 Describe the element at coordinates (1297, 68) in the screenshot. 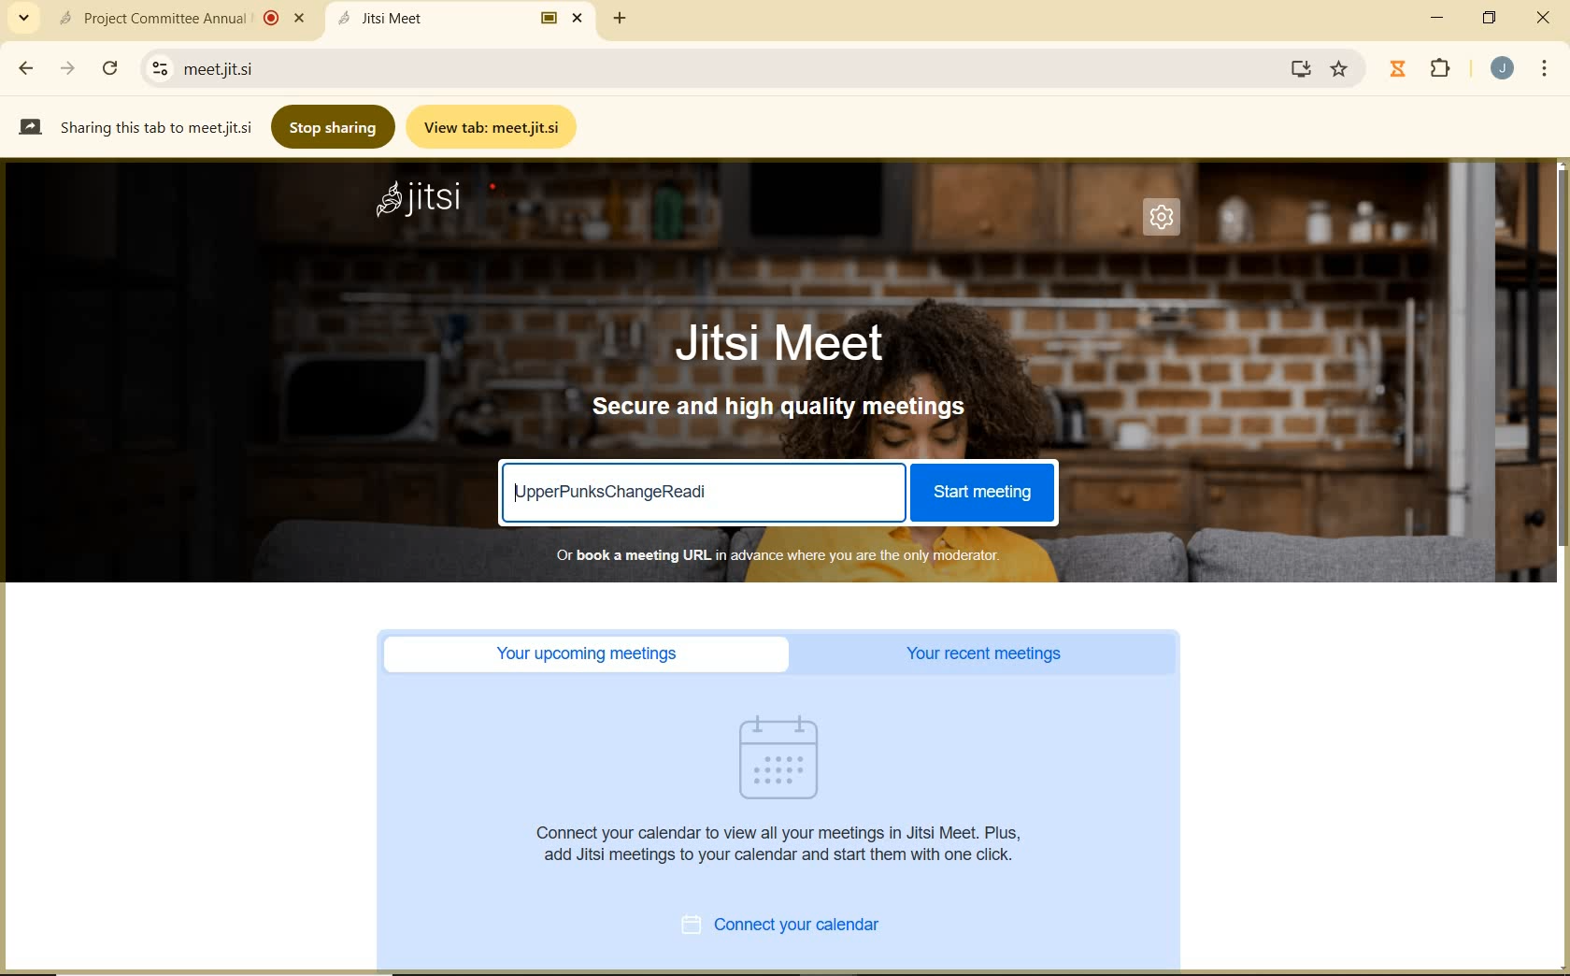

I see `screen` at that location.